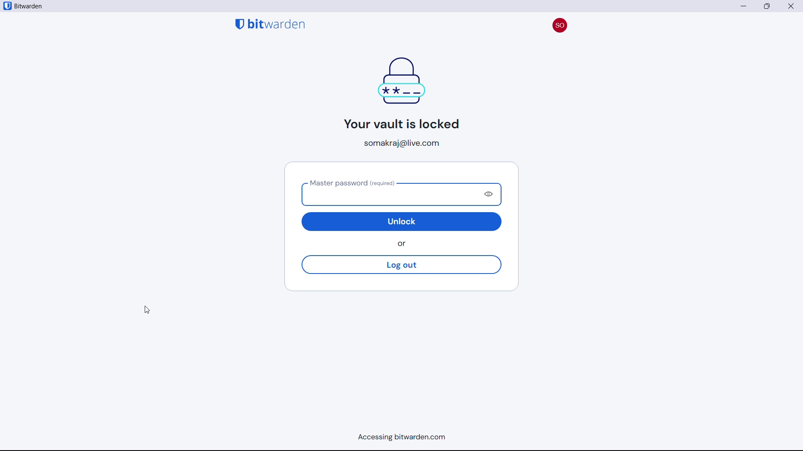  What do you see at coordinates (402, 221) in the screenshot?
I see `Unlock ` at bounding box center [402, 221].